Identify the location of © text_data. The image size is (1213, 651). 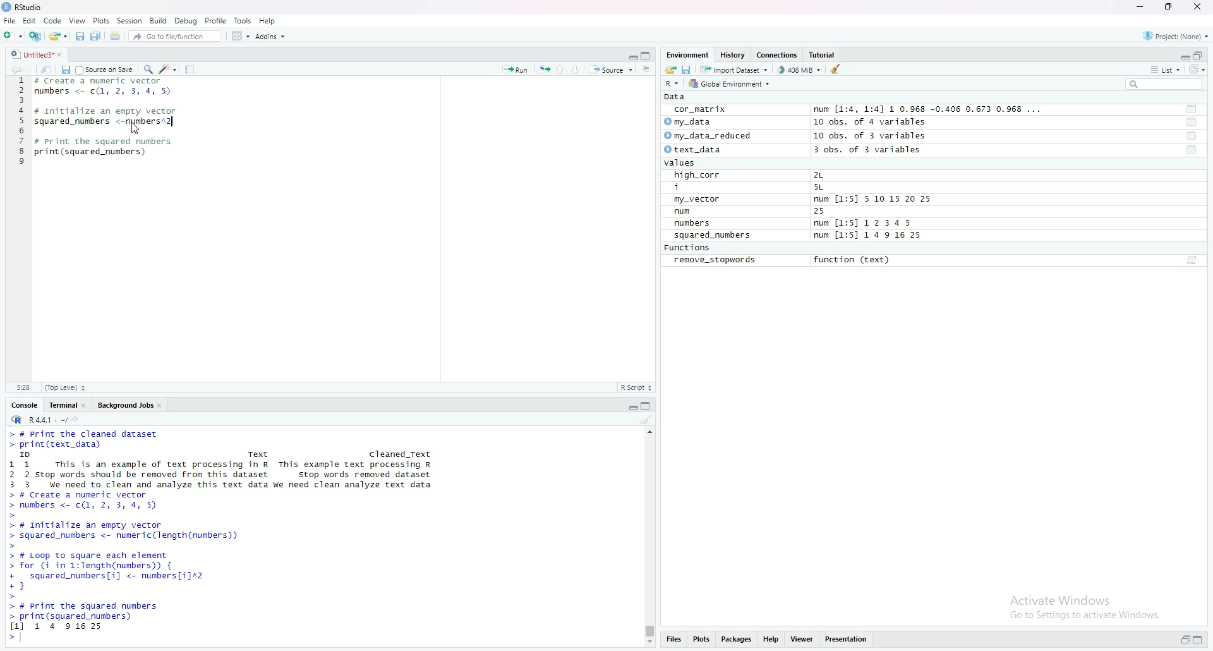
(694, 150).